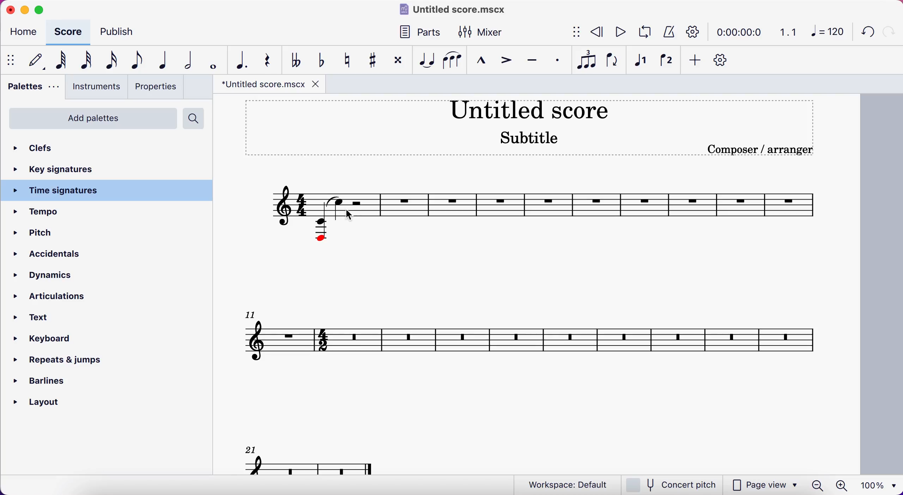 Image resolution: width=903 pixels, height=495 pixels. Describe the element at coordinates (535, 126) in the screenshot. I see `untitled score subtitle composer/arranger` at that location.